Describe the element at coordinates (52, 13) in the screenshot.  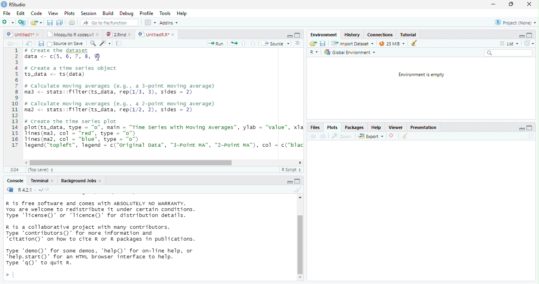
I see `View` at that location.